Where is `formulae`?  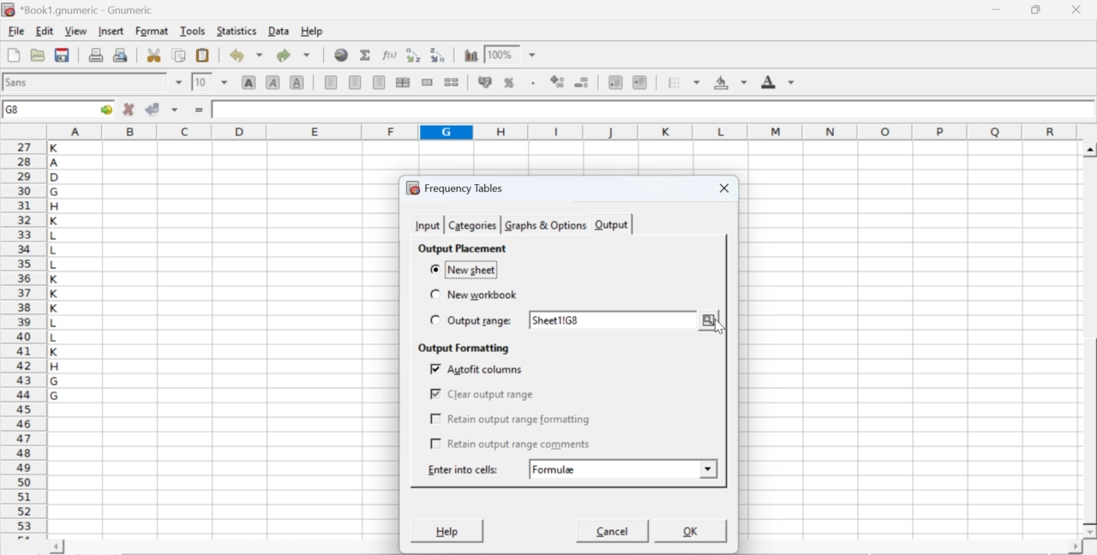 formulae is located at coordinates (555, 469).